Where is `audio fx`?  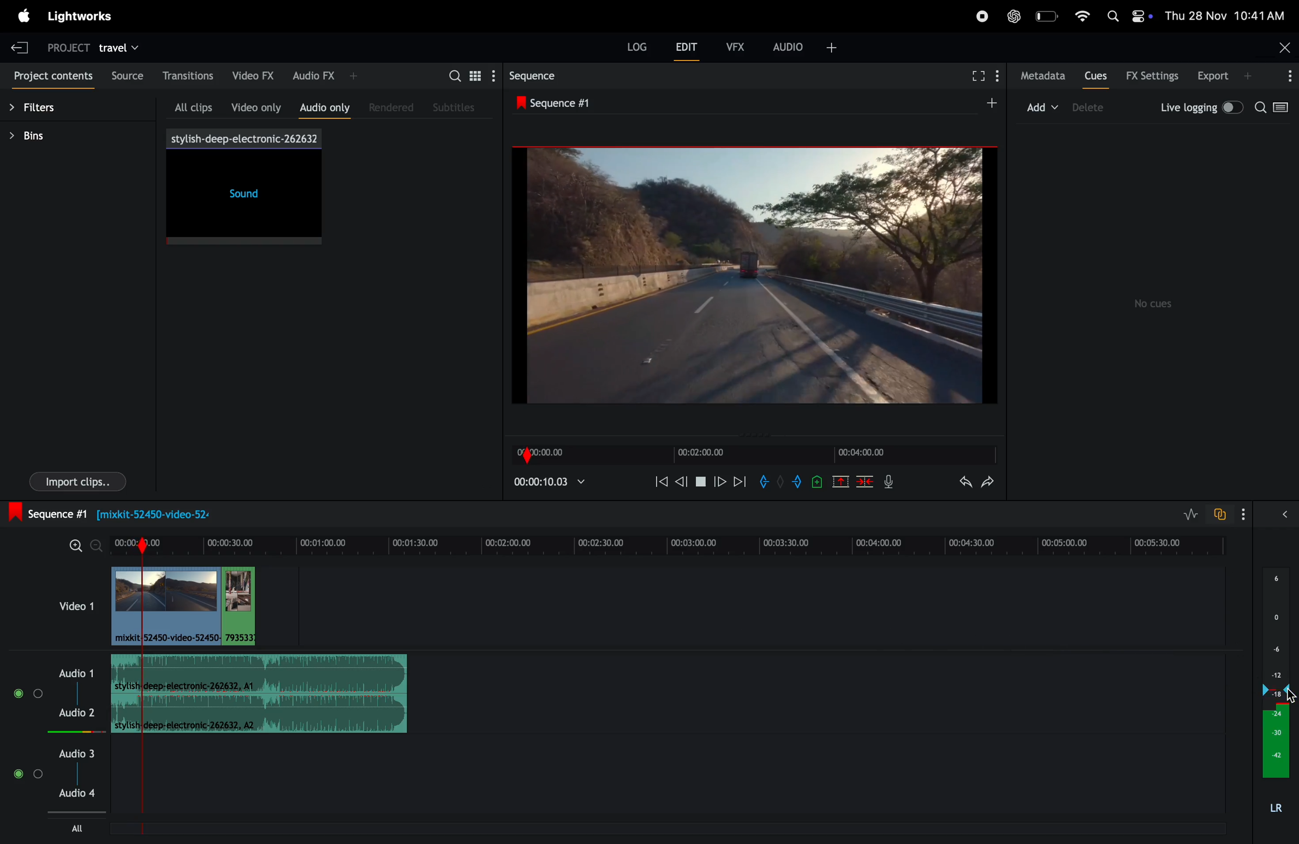 audio fx is located at coordinates (324, 76).